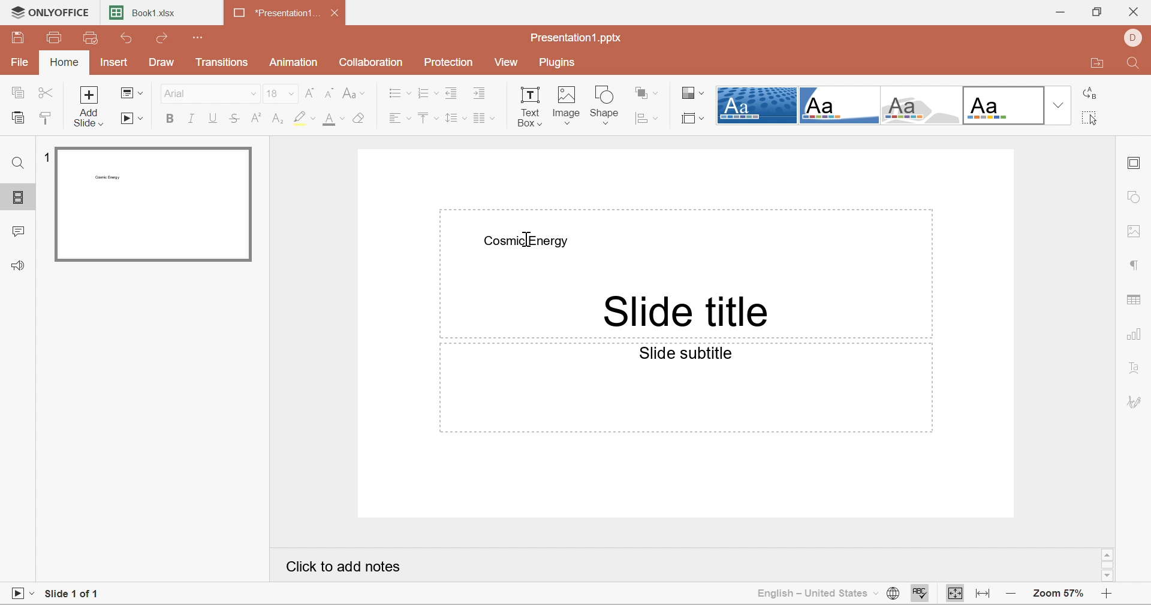 The width and height of the screenshot is (1151, 605). Describe the element at coordinates (134, 120) in the screenshot. I see `Start slideshow` at that location.